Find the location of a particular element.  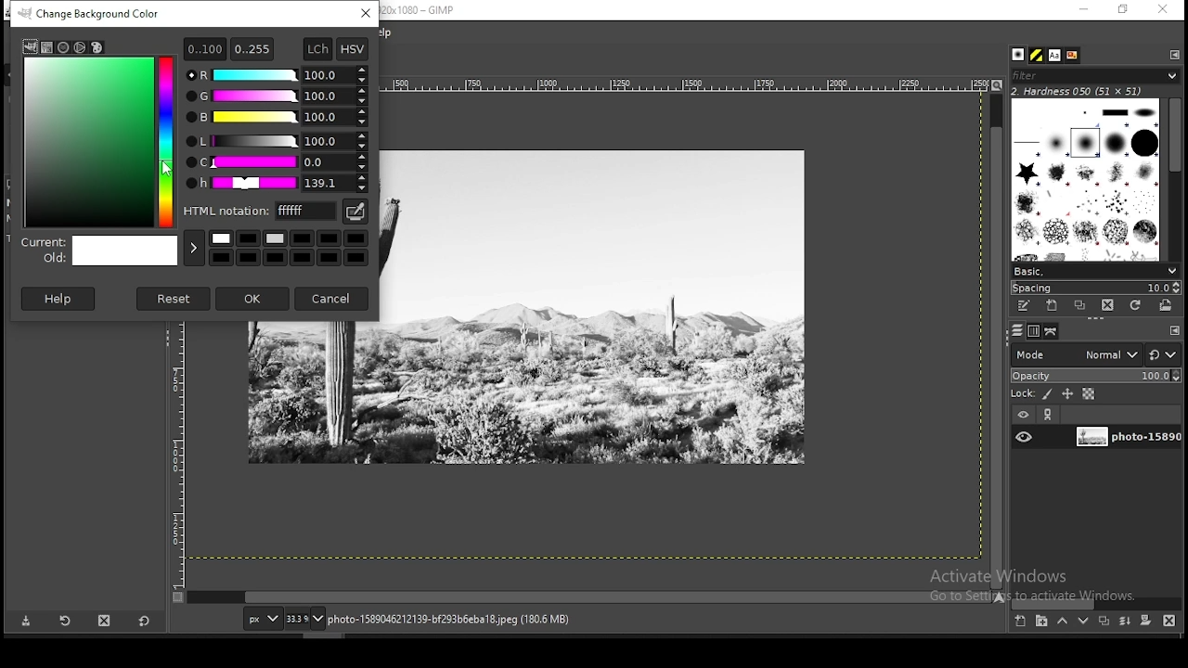

channels is located at coordinates (1036, 331).